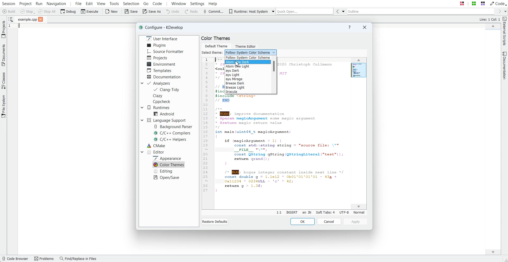 Image resolution: width=508 pixels, height=262 pixels. Describe the element at coordinates (344, 212) in the screenshot. I see `UTF-8` at that location.